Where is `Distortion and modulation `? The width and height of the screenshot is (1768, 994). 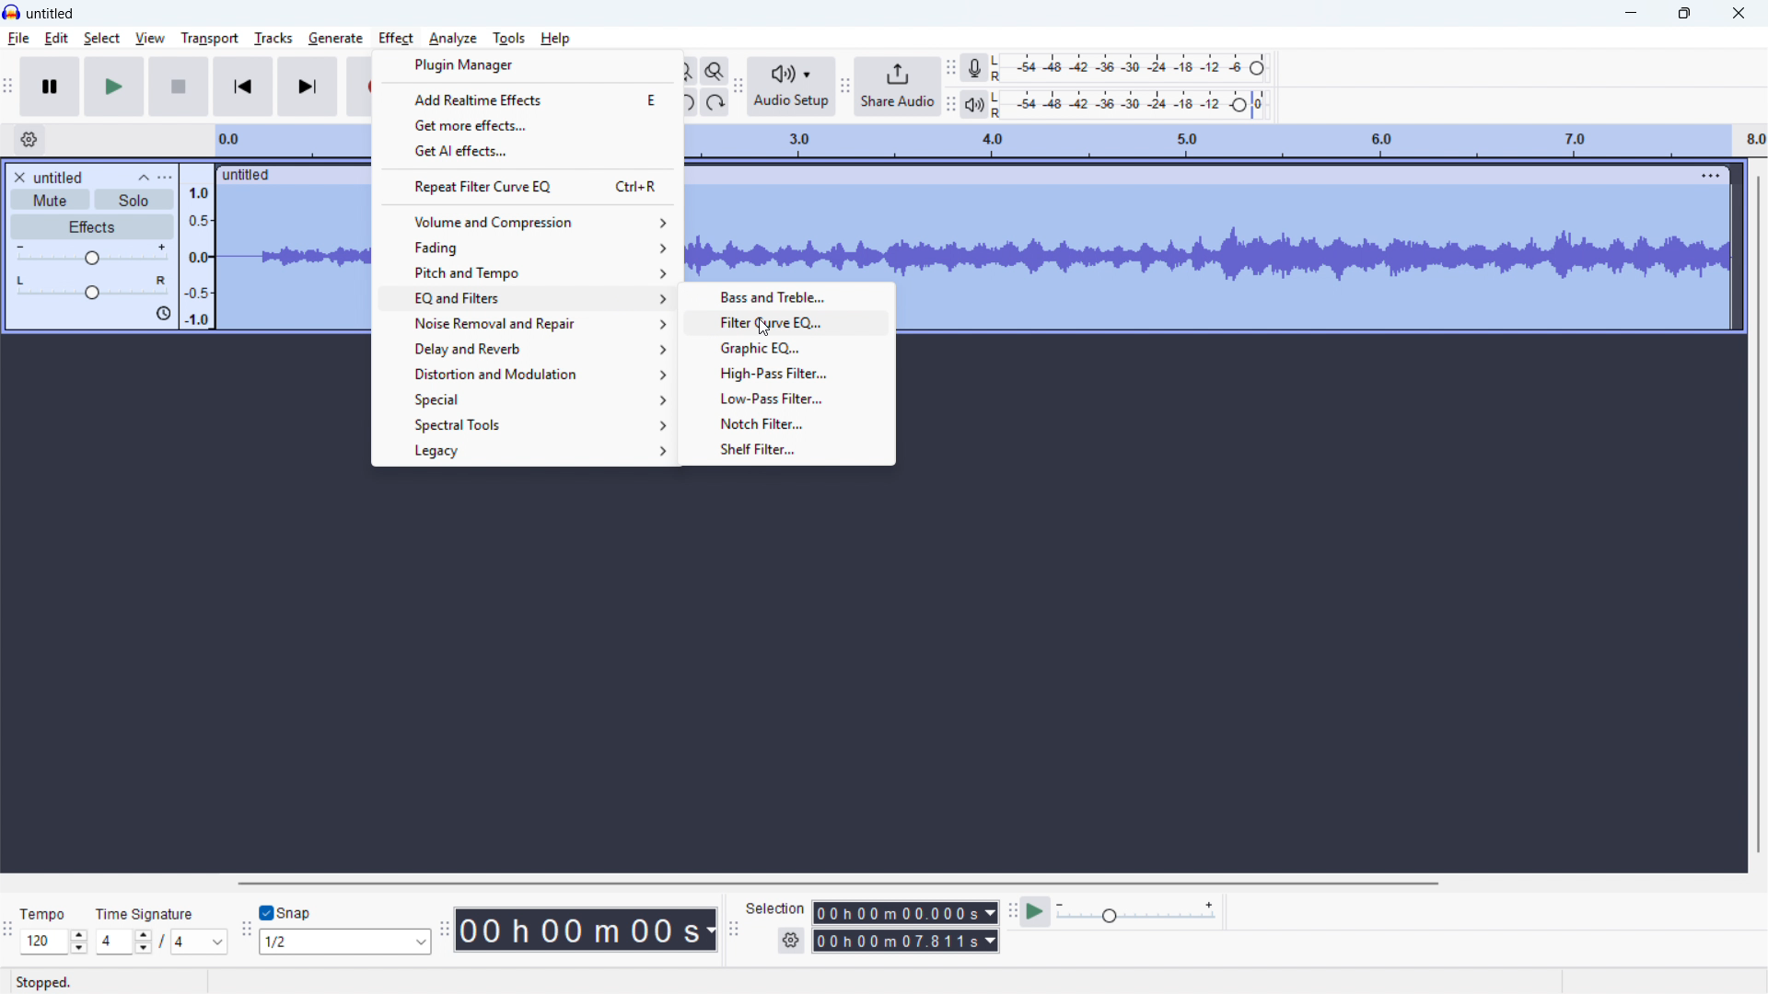
Distortion and modulation  is located at coordinates (527, 373).